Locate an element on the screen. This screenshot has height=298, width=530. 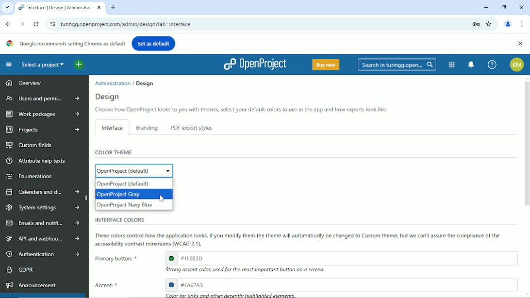
Overview is located at coordinates (23, 84).